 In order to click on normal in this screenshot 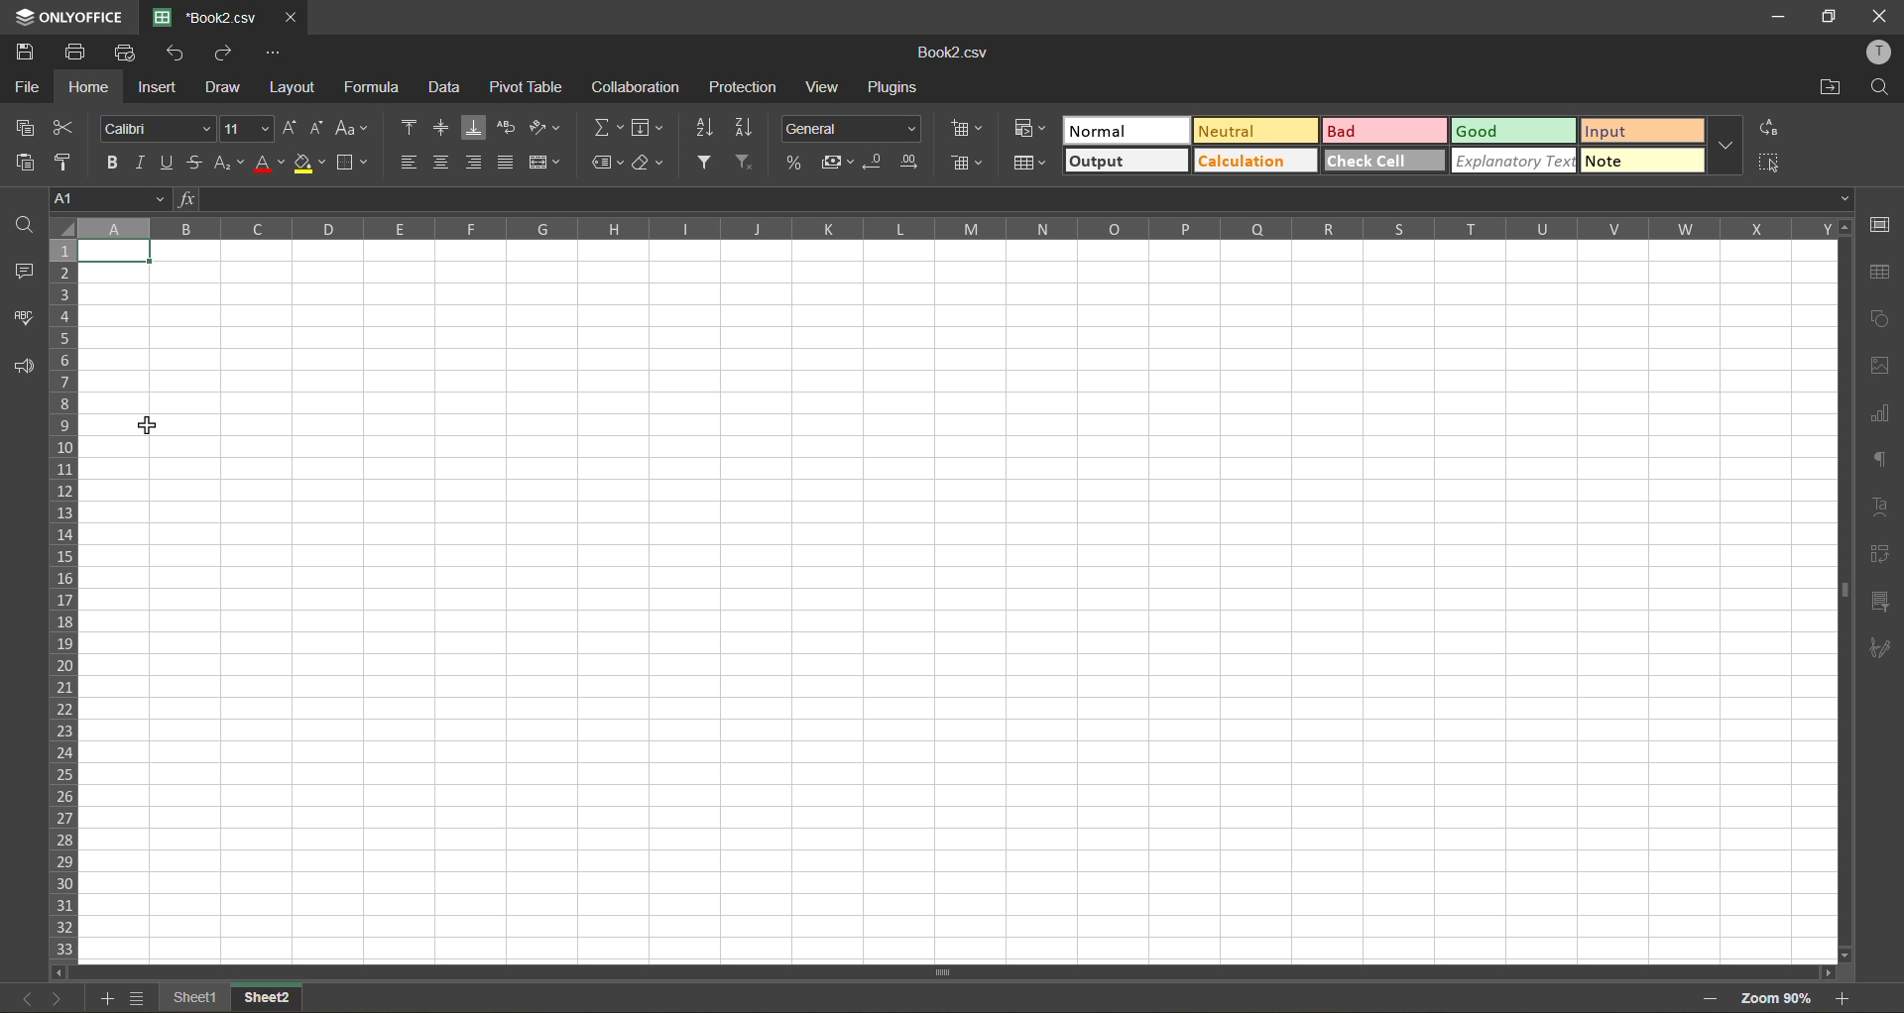, I will do `click(1125, 132)`.